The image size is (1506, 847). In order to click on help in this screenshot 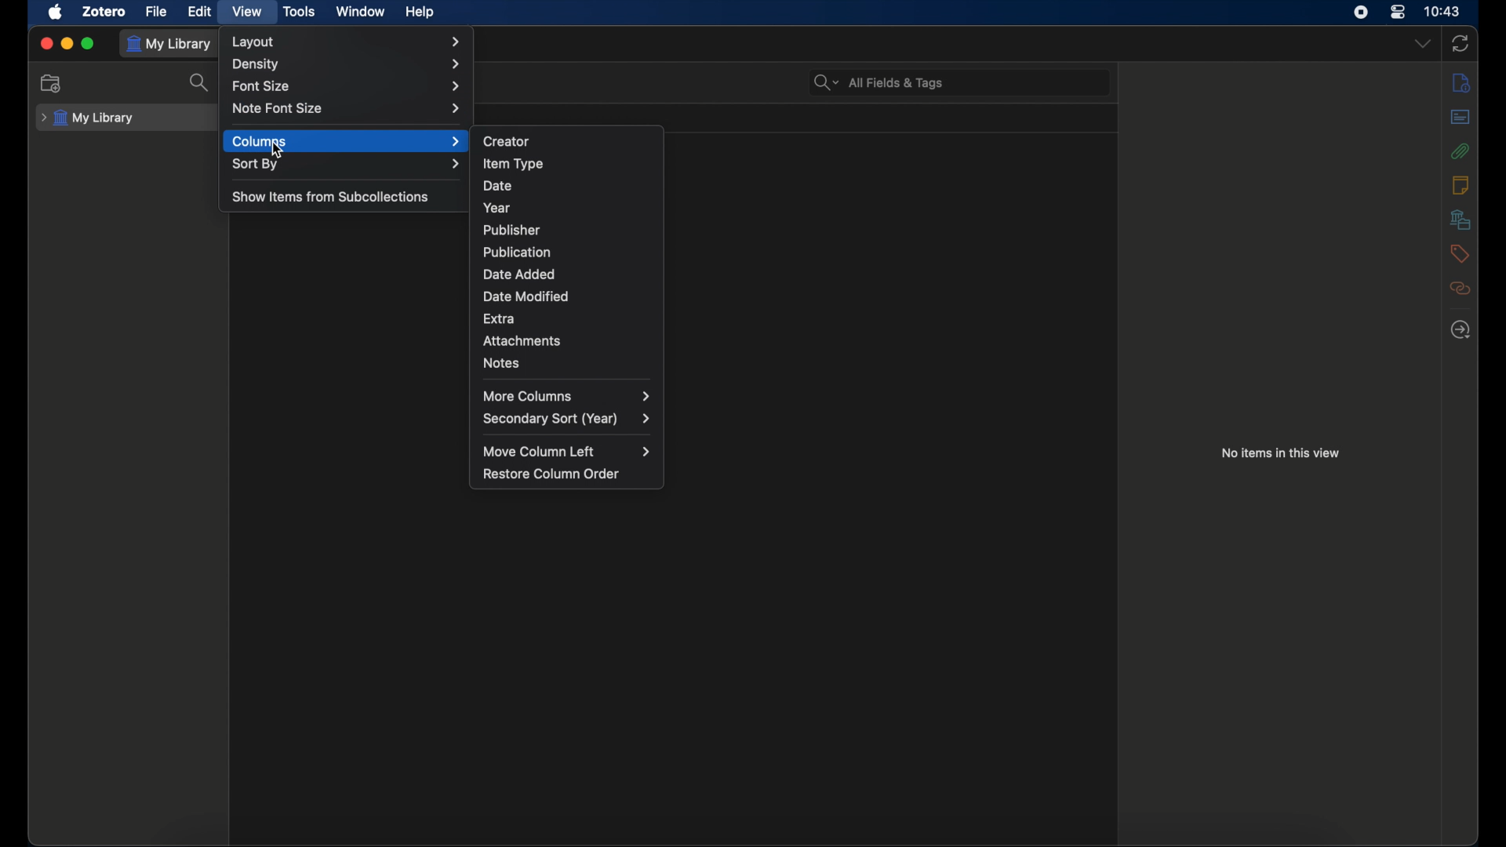, I will do `click(420, 12)`.